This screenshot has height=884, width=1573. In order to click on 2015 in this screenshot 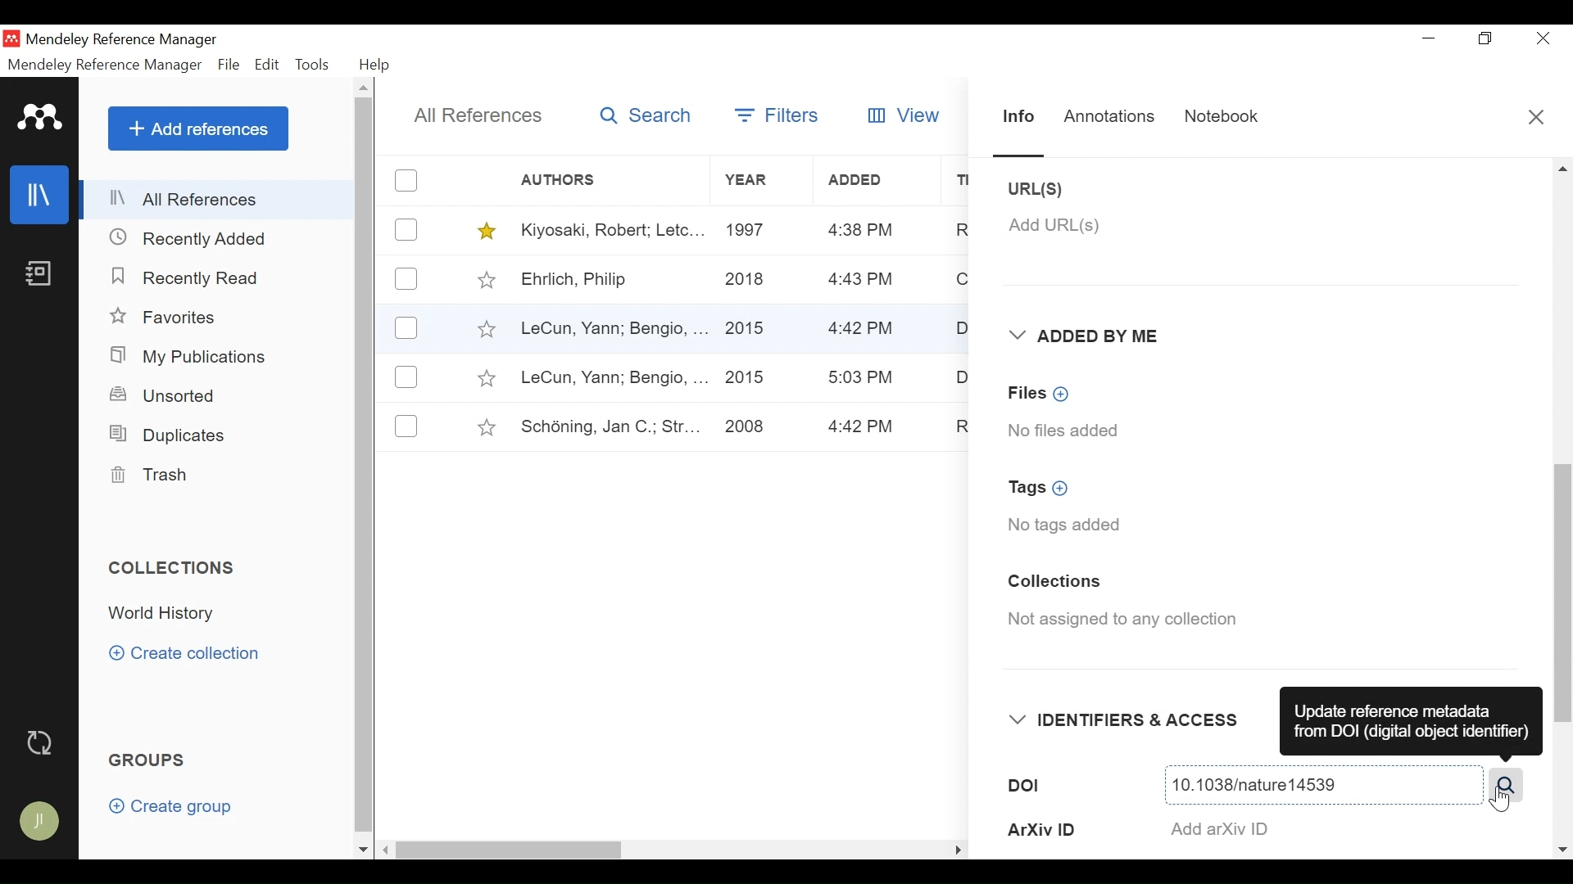, I will do `click(750, 322)`.